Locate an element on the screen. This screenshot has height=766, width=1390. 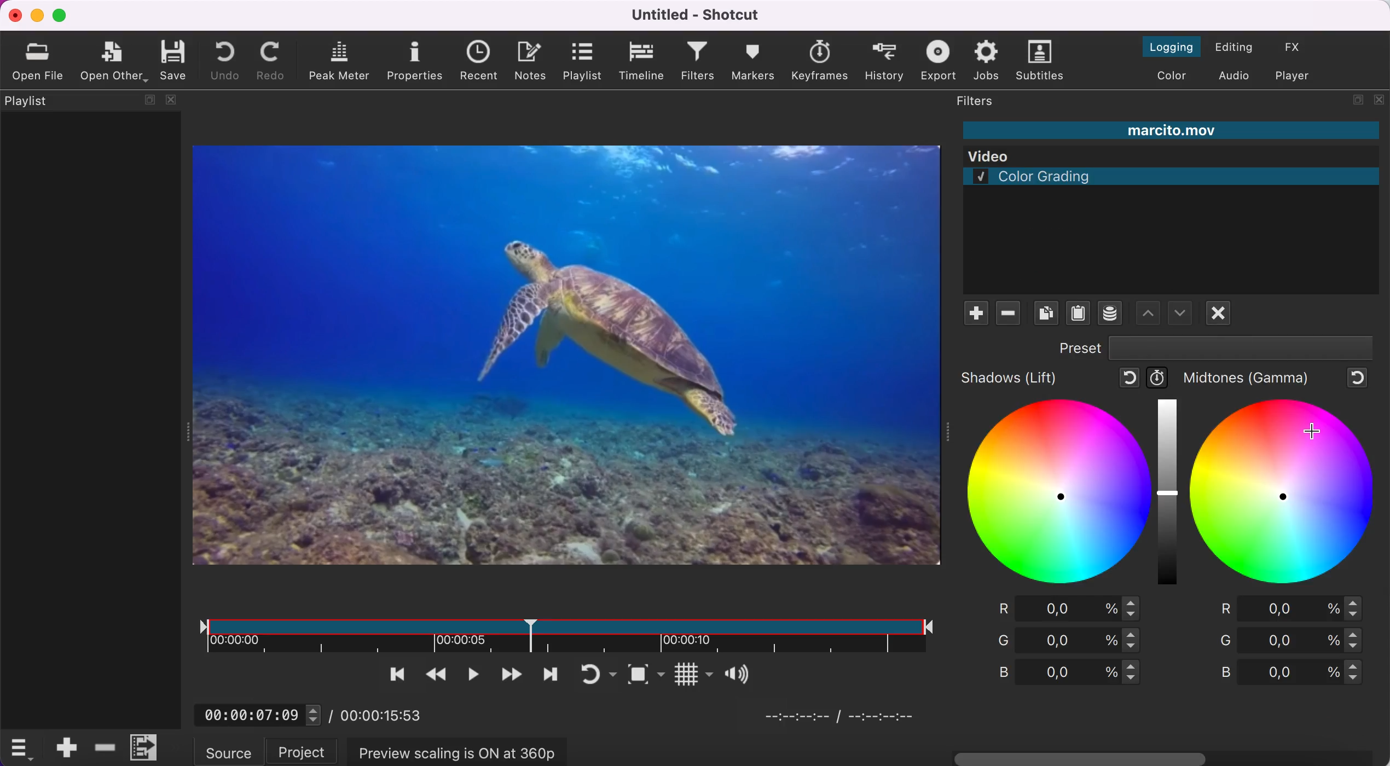
switch to player only layout is located at coordinates (1301, 75).